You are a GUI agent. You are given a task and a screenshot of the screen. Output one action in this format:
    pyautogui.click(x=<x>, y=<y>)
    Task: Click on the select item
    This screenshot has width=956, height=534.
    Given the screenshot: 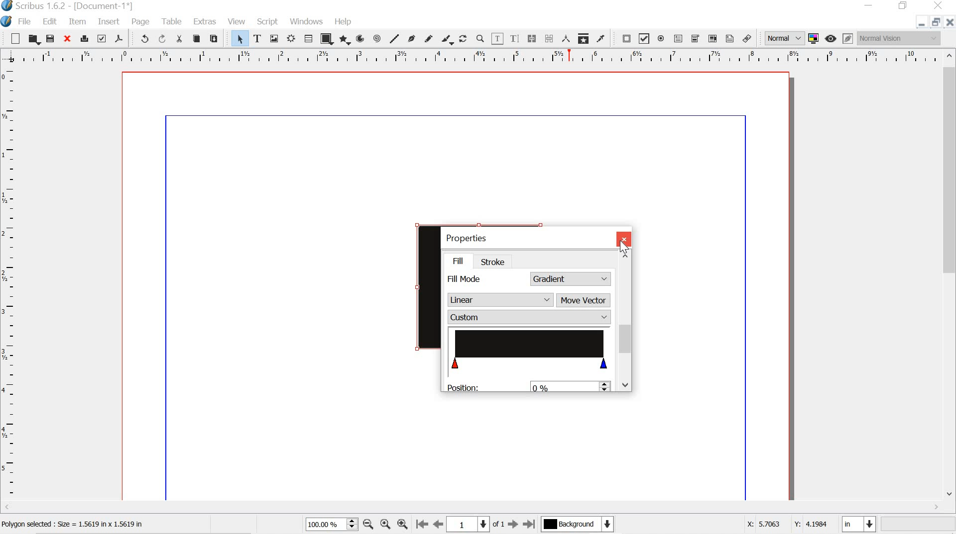 What is the action you would take?
    pyautogui.click(x=239, y=38)
    